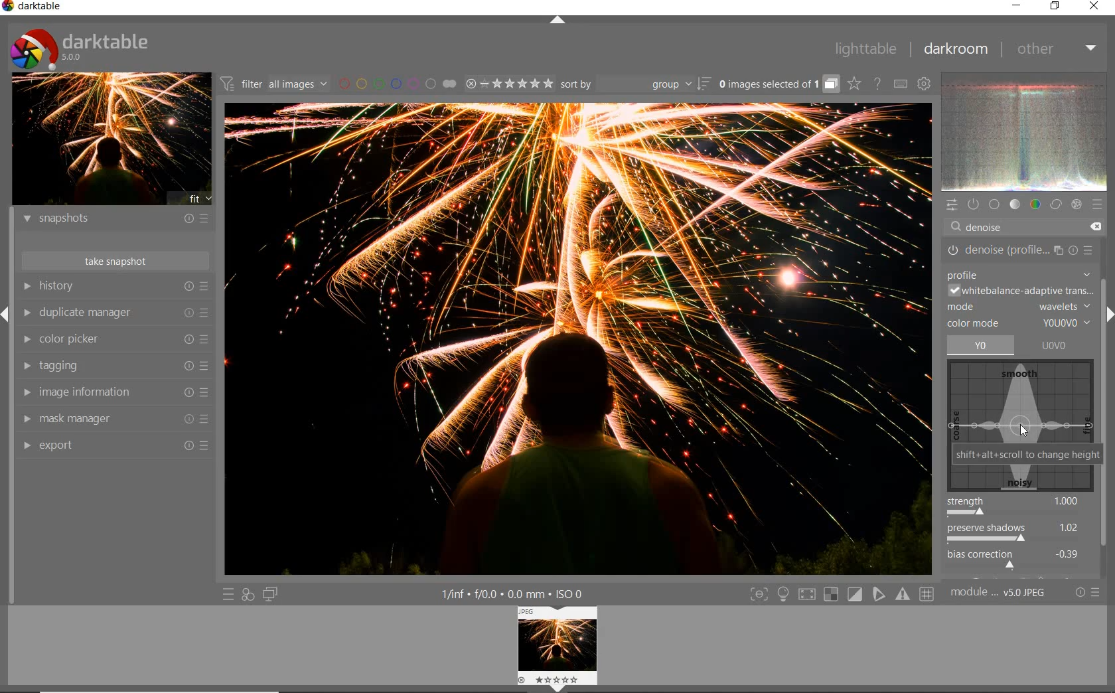  I want to click on Preview image, so click(569, 647).